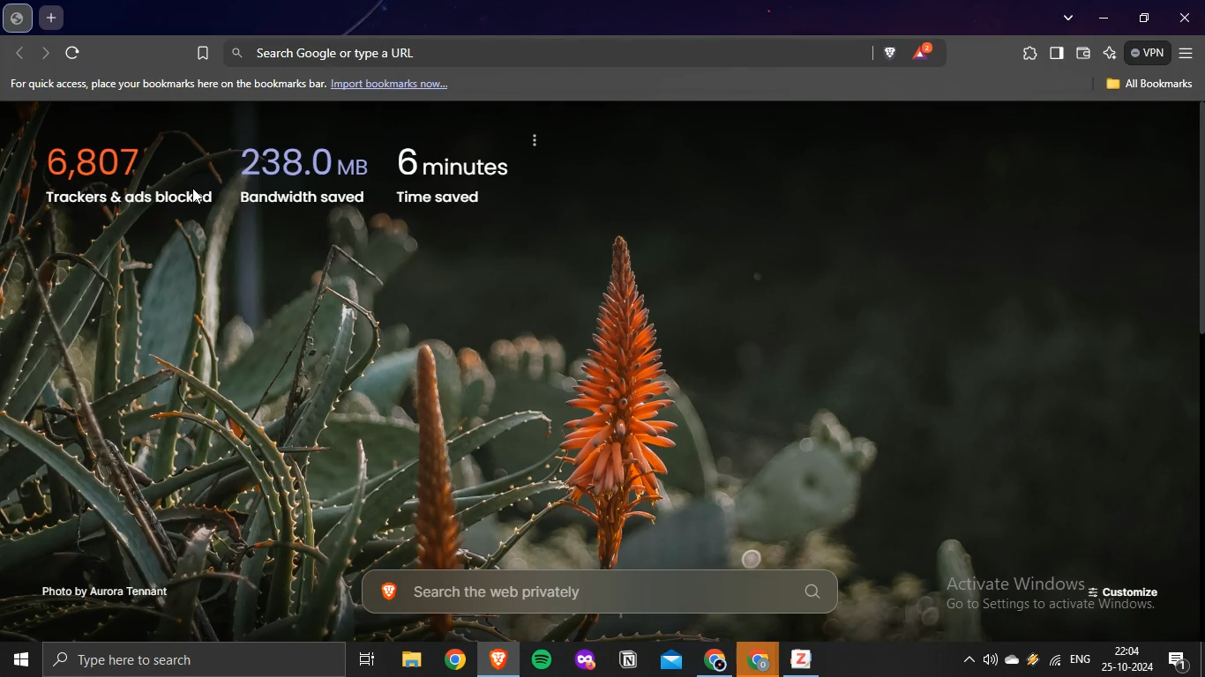  I want to click on close, so click(1186, 19).